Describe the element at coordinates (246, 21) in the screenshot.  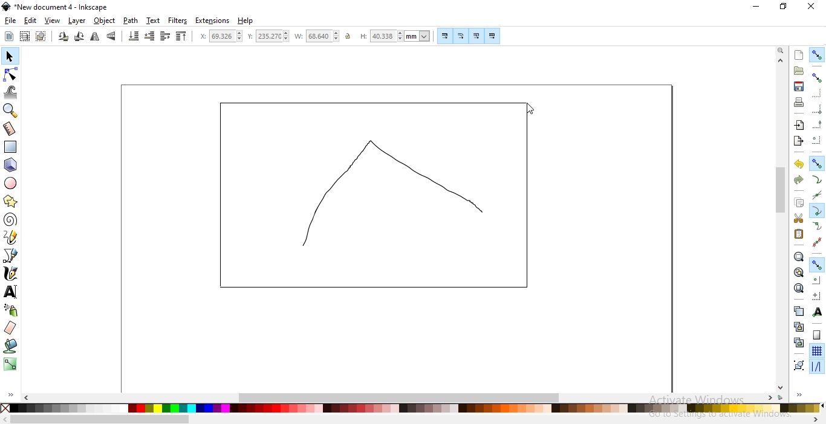
I see `help` at that location.